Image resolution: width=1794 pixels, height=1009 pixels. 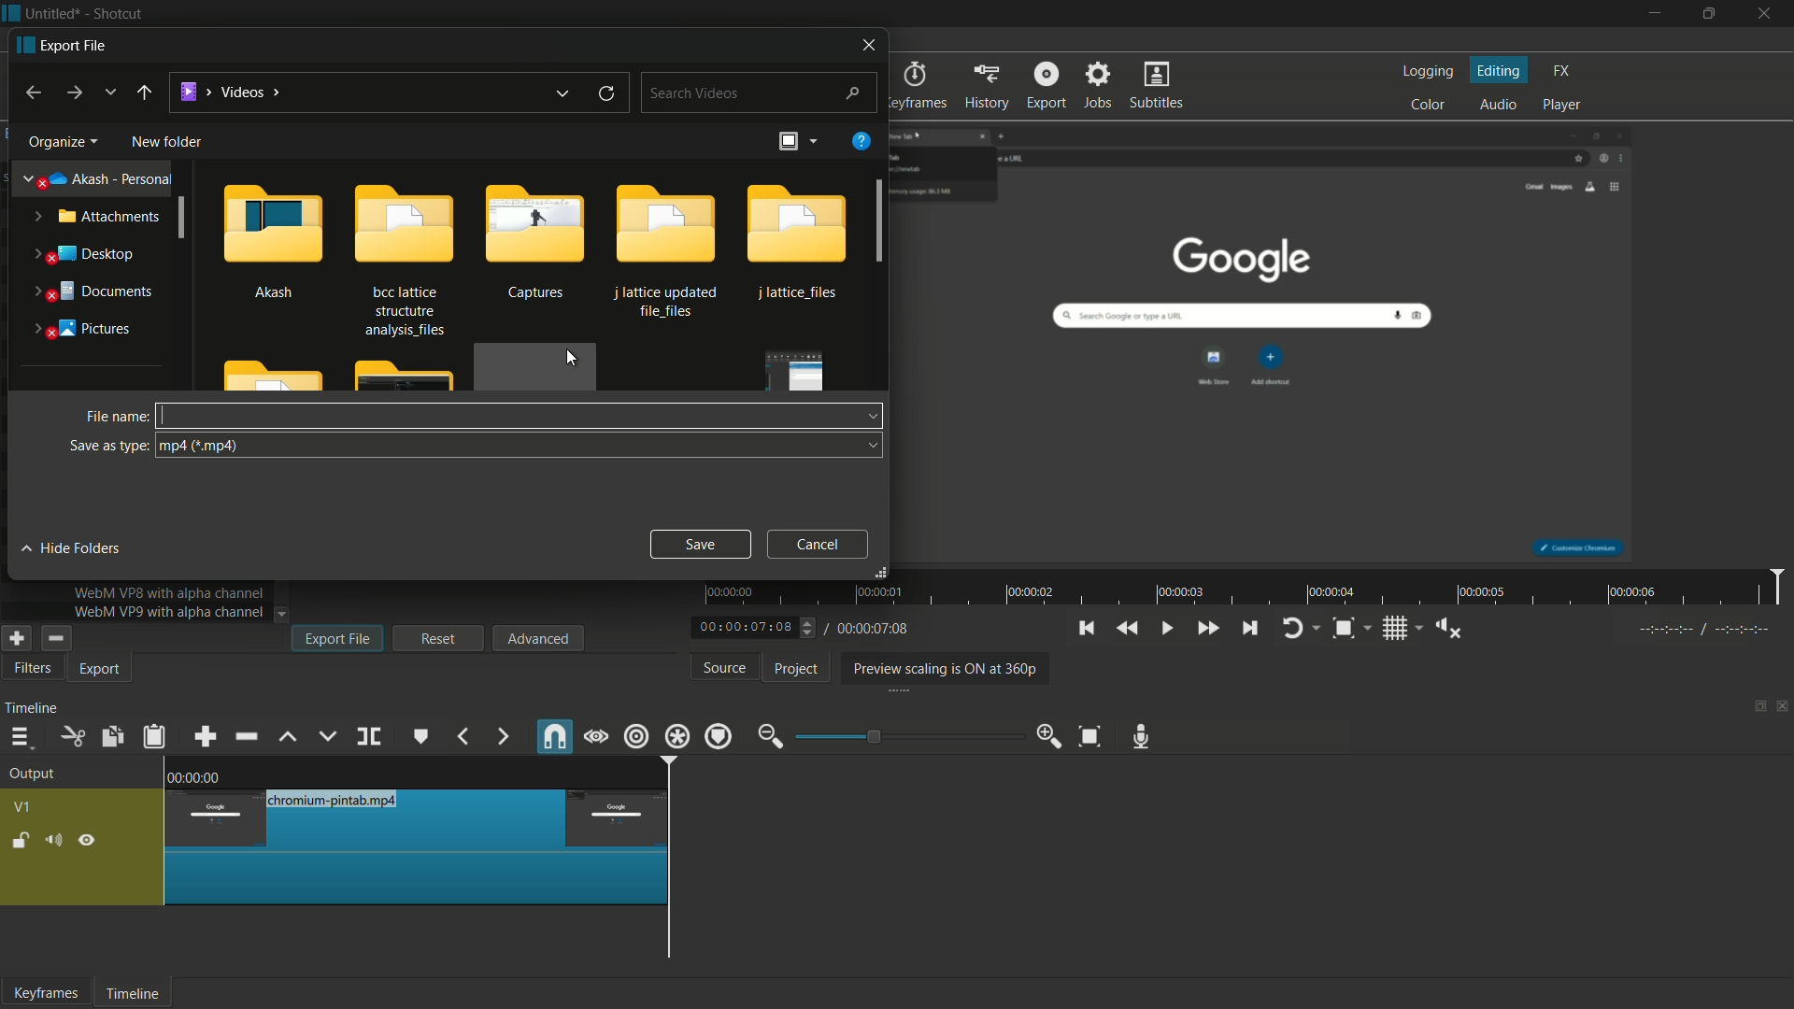 What do you see at coordinates (1248, 588) in the screenshot?
I see `time` at bounding box center [1248, 588].